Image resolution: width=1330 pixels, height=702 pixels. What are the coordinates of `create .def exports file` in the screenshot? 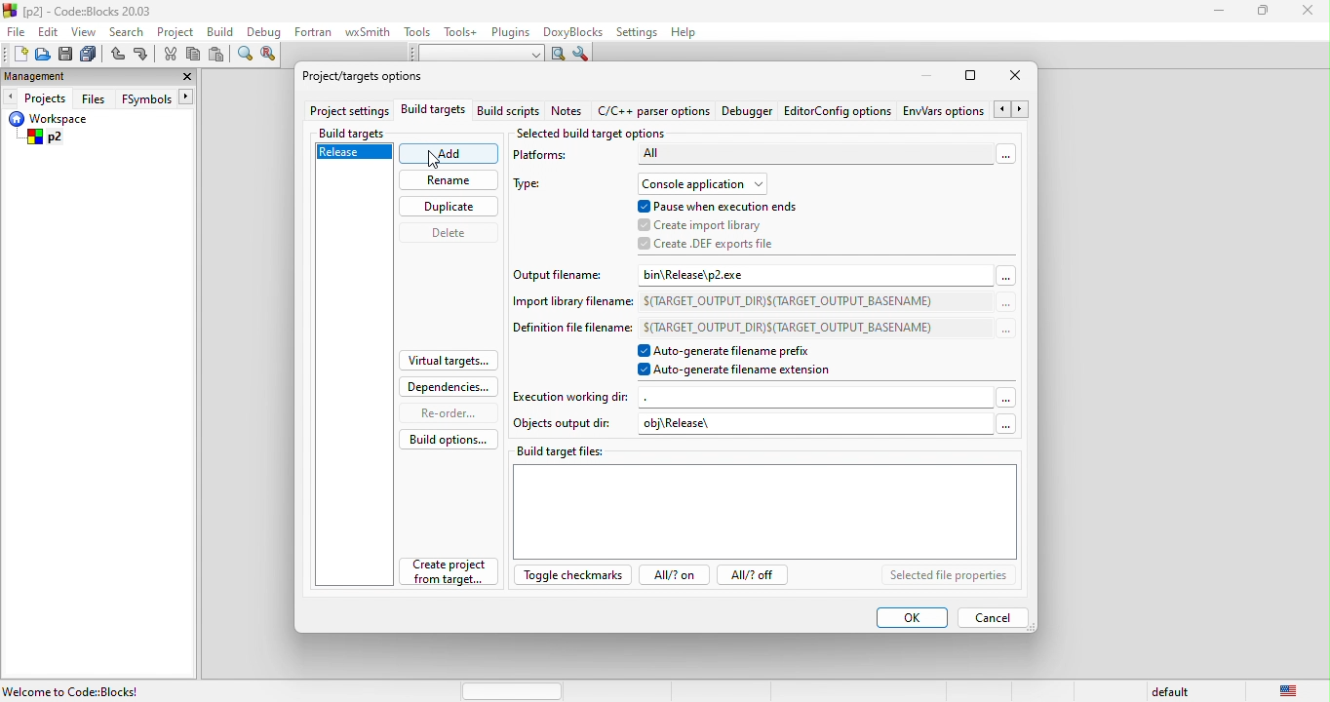 It's located at (717, 245).